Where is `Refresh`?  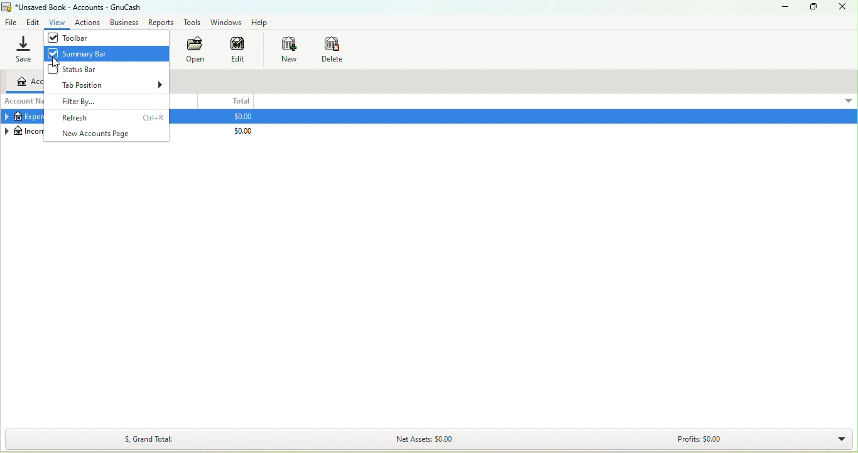
Refresh is located at coordinates (106, 118).